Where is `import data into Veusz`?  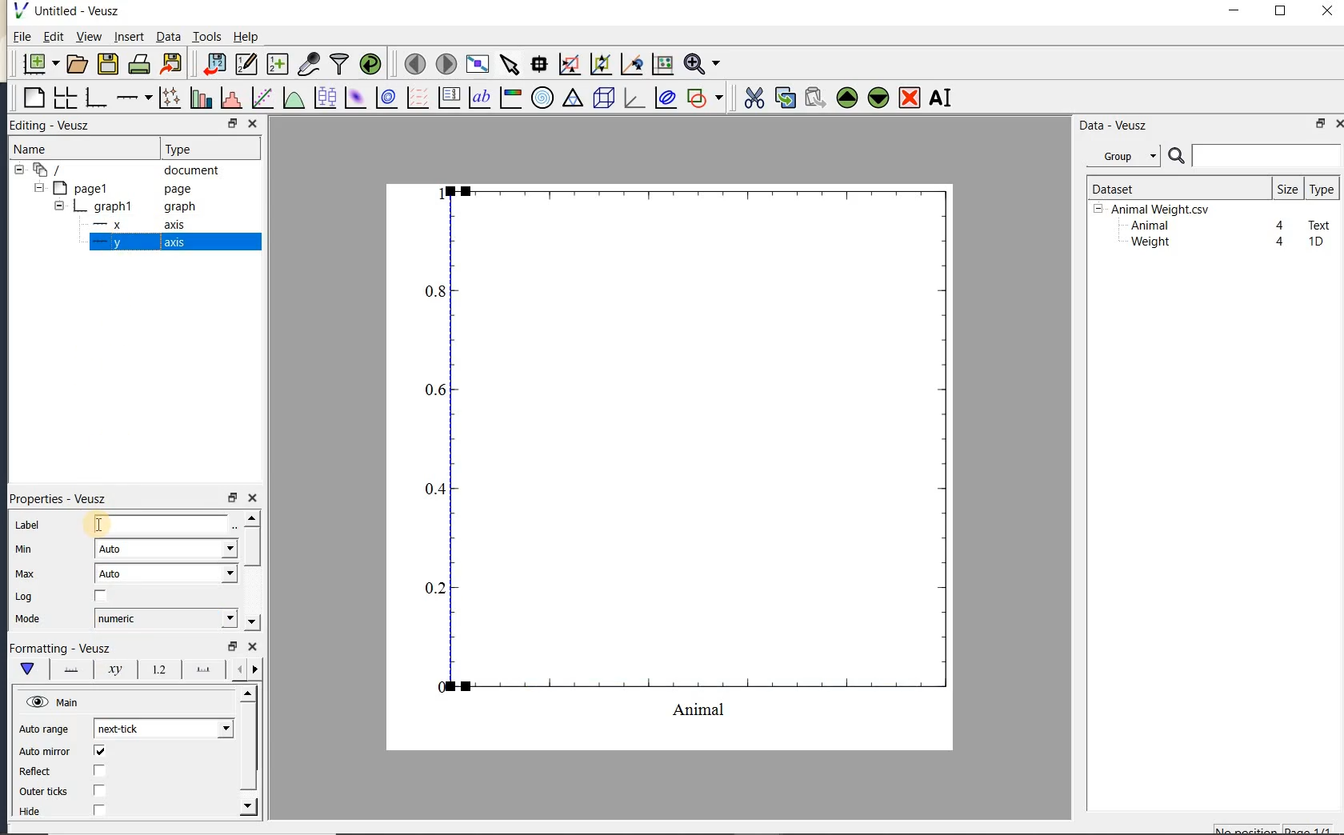
import data into Veusz is located at coordinates (214, 65).